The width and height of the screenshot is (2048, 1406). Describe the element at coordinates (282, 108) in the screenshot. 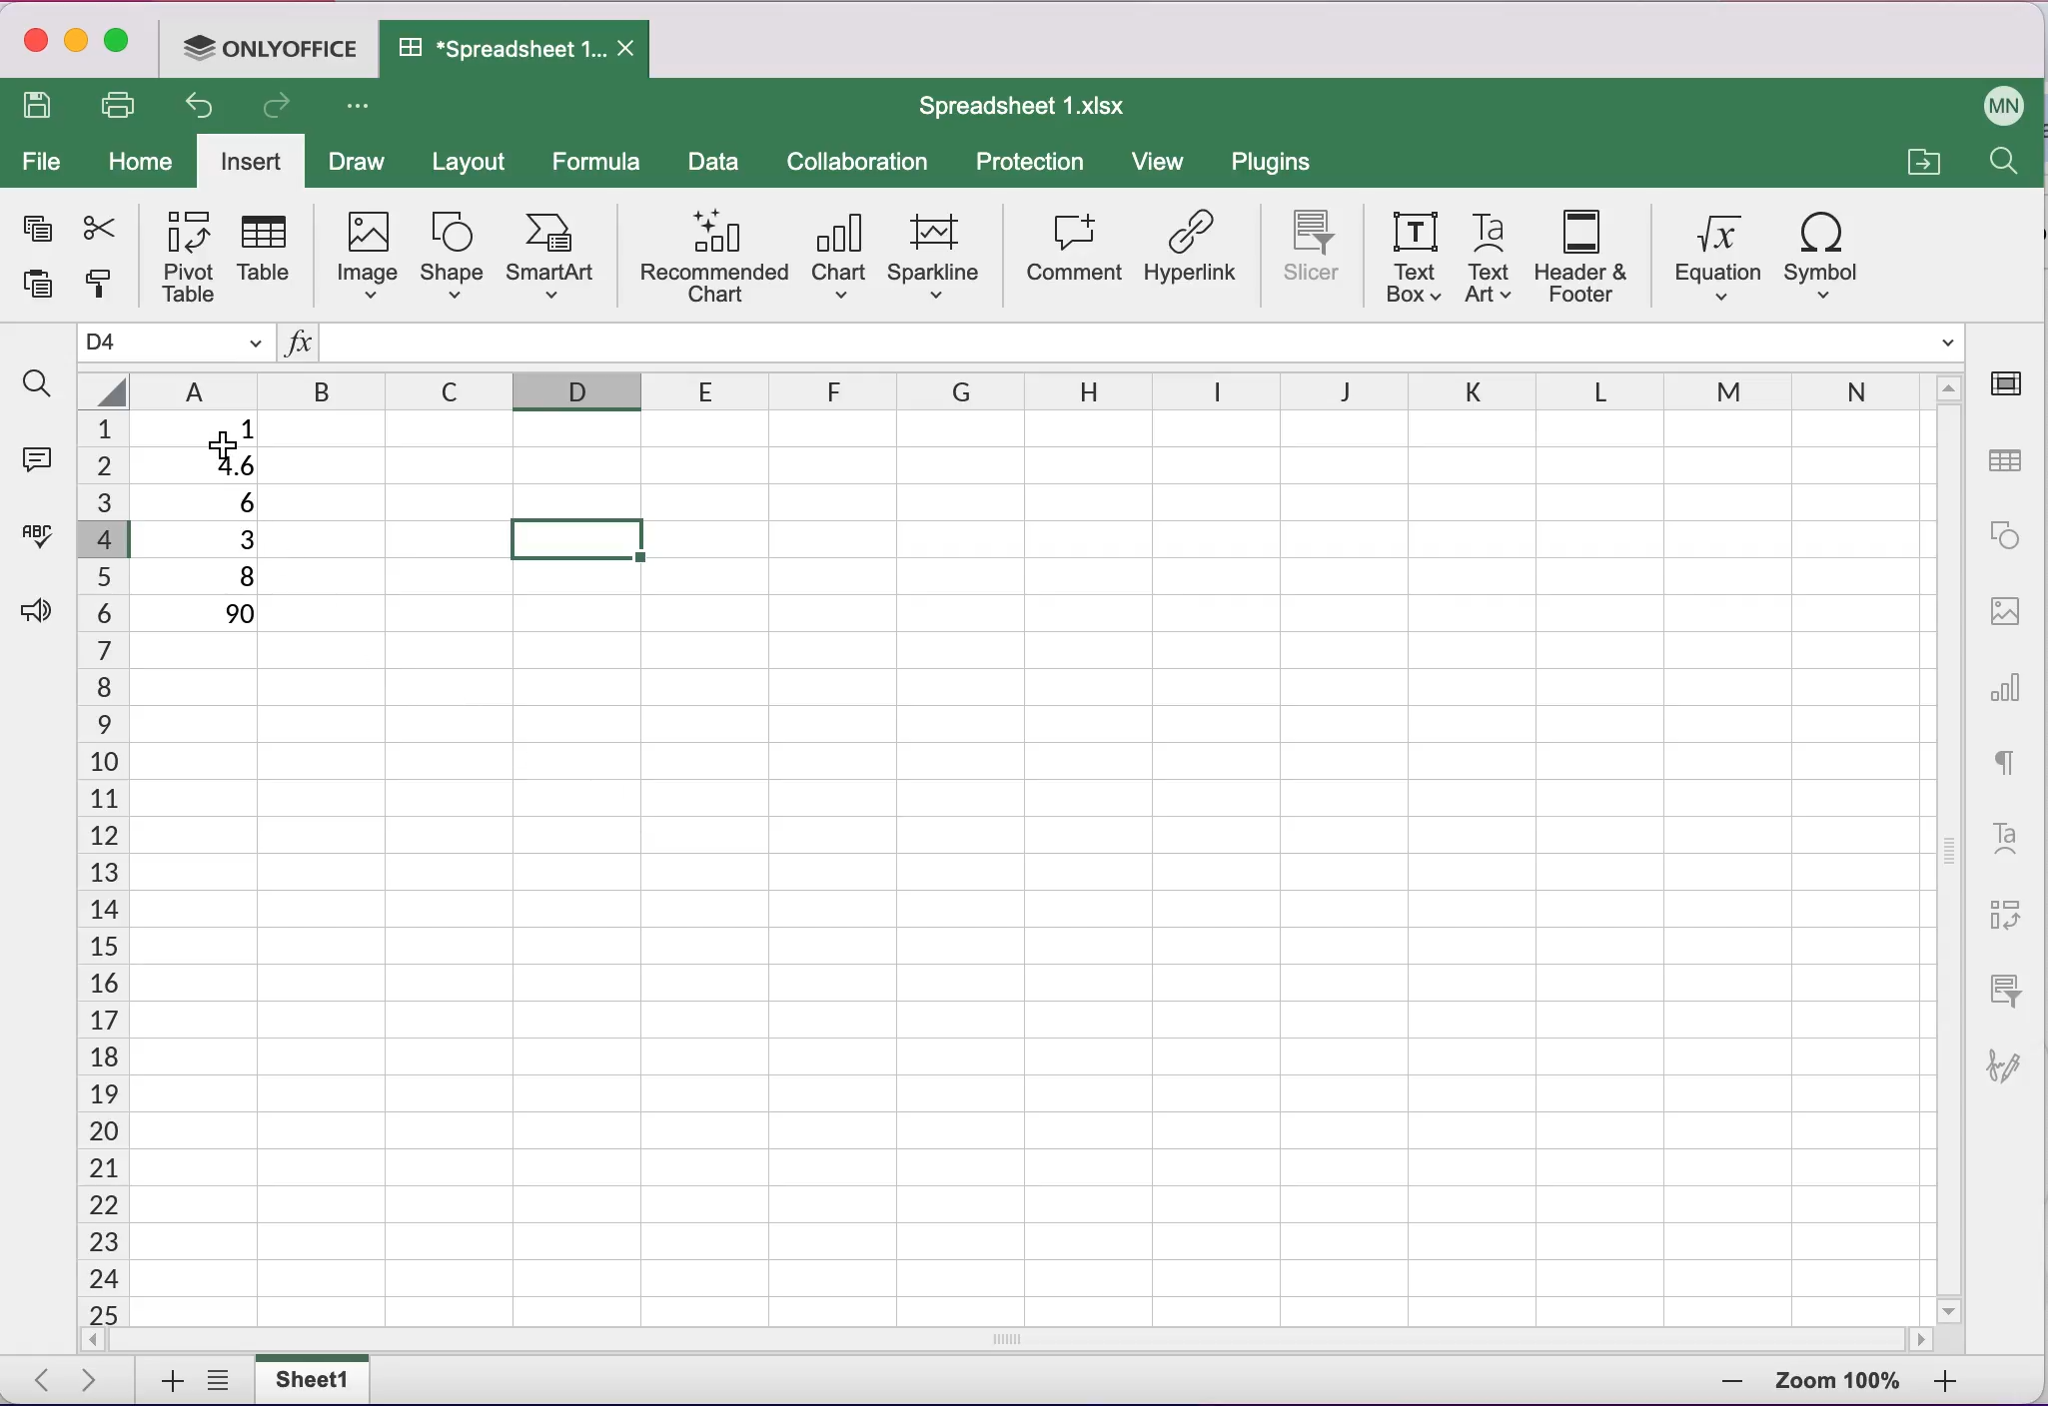

I see `redo` at that location.